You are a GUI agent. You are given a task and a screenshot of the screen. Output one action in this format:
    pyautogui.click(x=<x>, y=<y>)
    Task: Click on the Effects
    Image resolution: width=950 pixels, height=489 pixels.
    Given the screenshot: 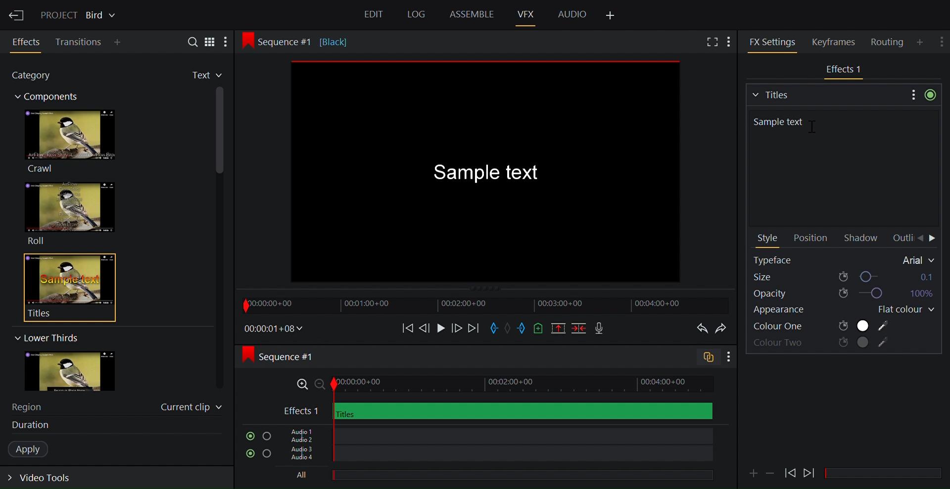 What is the action you would take?
    pyautogui.click(x=28, y=42)
    